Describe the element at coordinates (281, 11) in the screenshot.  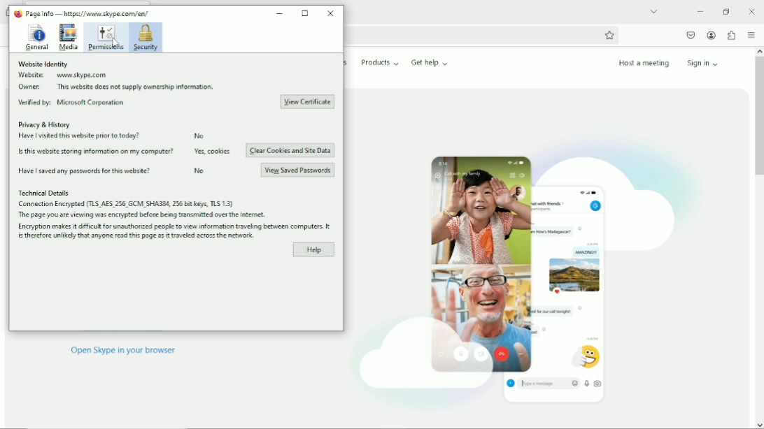
I see `Minimize` at that location.